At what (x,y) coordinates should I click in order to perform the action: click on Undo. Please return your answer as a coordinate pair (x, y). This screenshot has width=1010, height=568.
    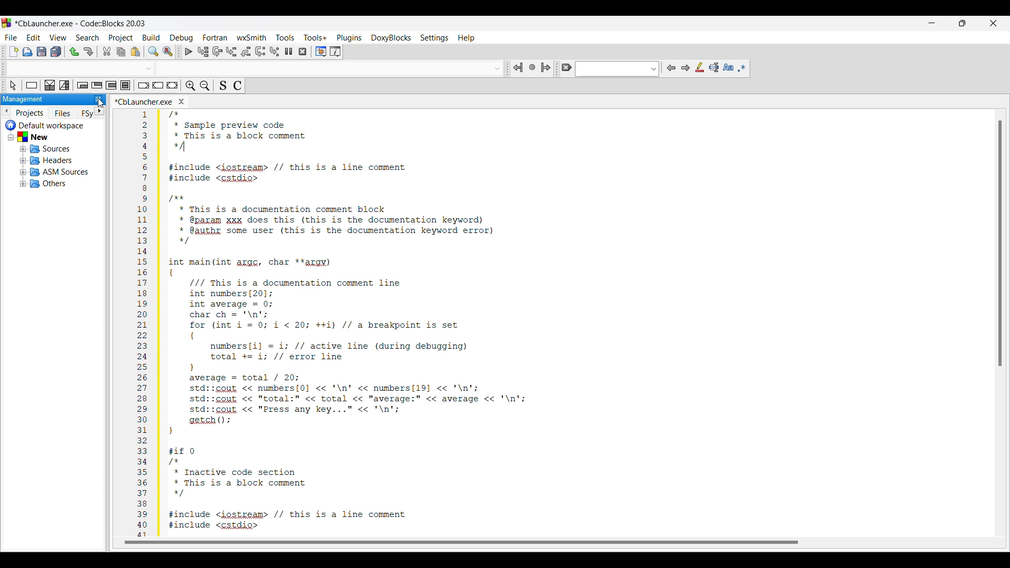
    Looking at the image, I should click on (74, 52).